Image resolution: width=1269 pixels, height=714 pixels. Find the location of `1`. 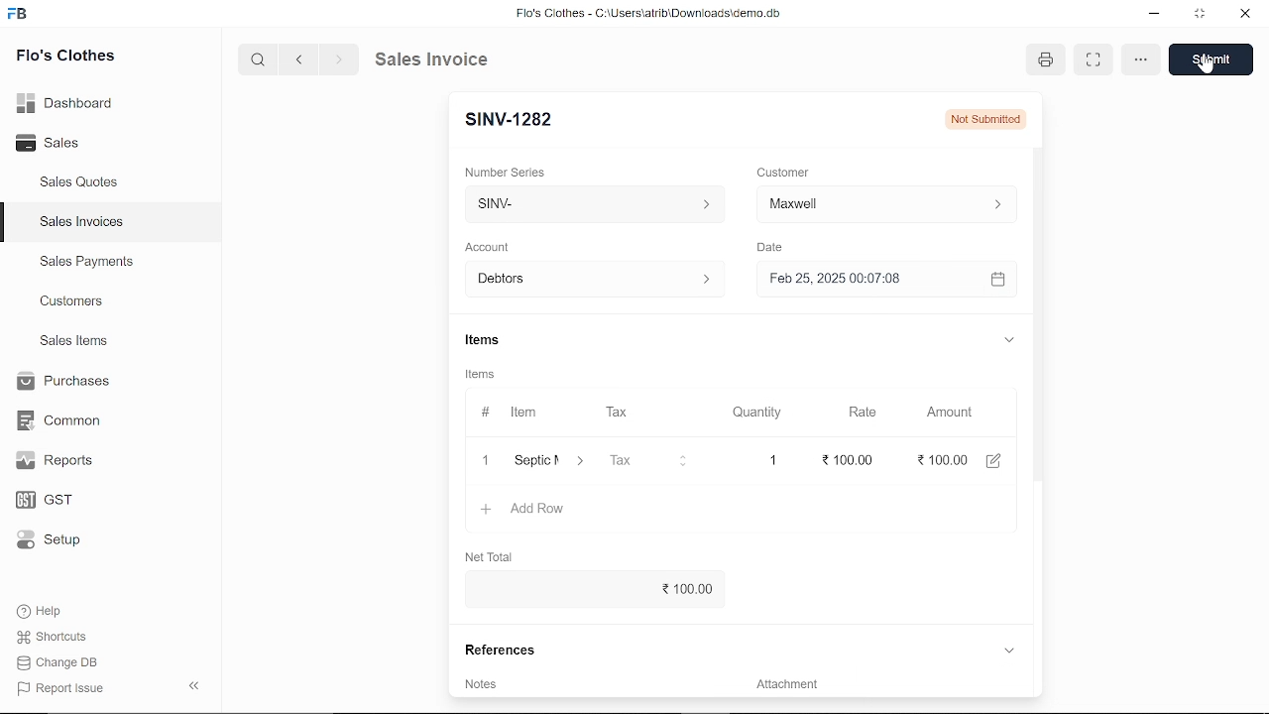

1 is located at coordinates (485, 461).